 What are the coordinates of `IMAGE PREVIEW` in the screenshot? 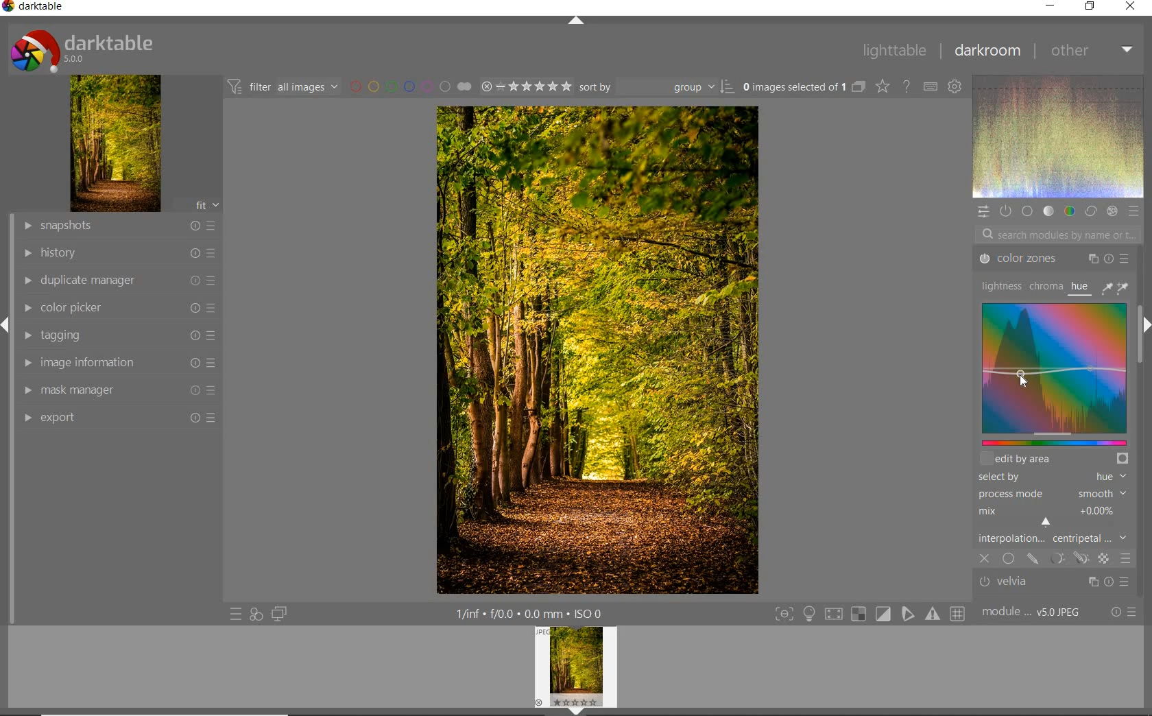 It's located at (576, 671).